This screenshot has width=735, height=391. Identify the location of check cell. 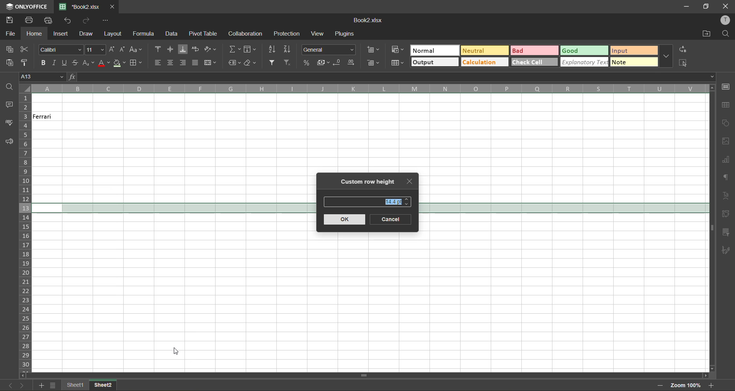
(534, 63).